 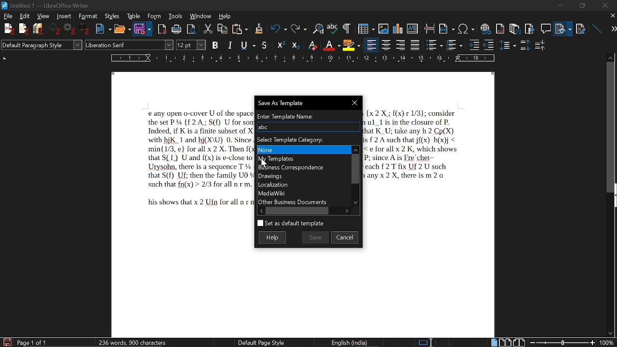 What do you see at coordinates (297, 28) in the screenshot?
I see `Redo` at bounding box center [297, 28].